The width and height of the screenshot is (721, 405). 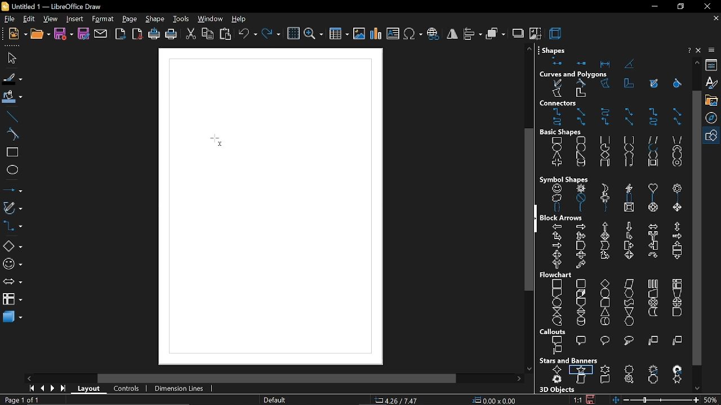 I want to click on block arrows, so click(x=563, y=218).